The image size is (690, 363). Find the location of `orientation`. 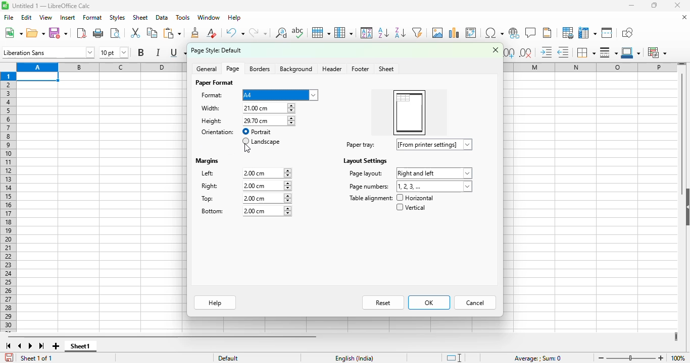

orientation is located at coordinates (218, 132).